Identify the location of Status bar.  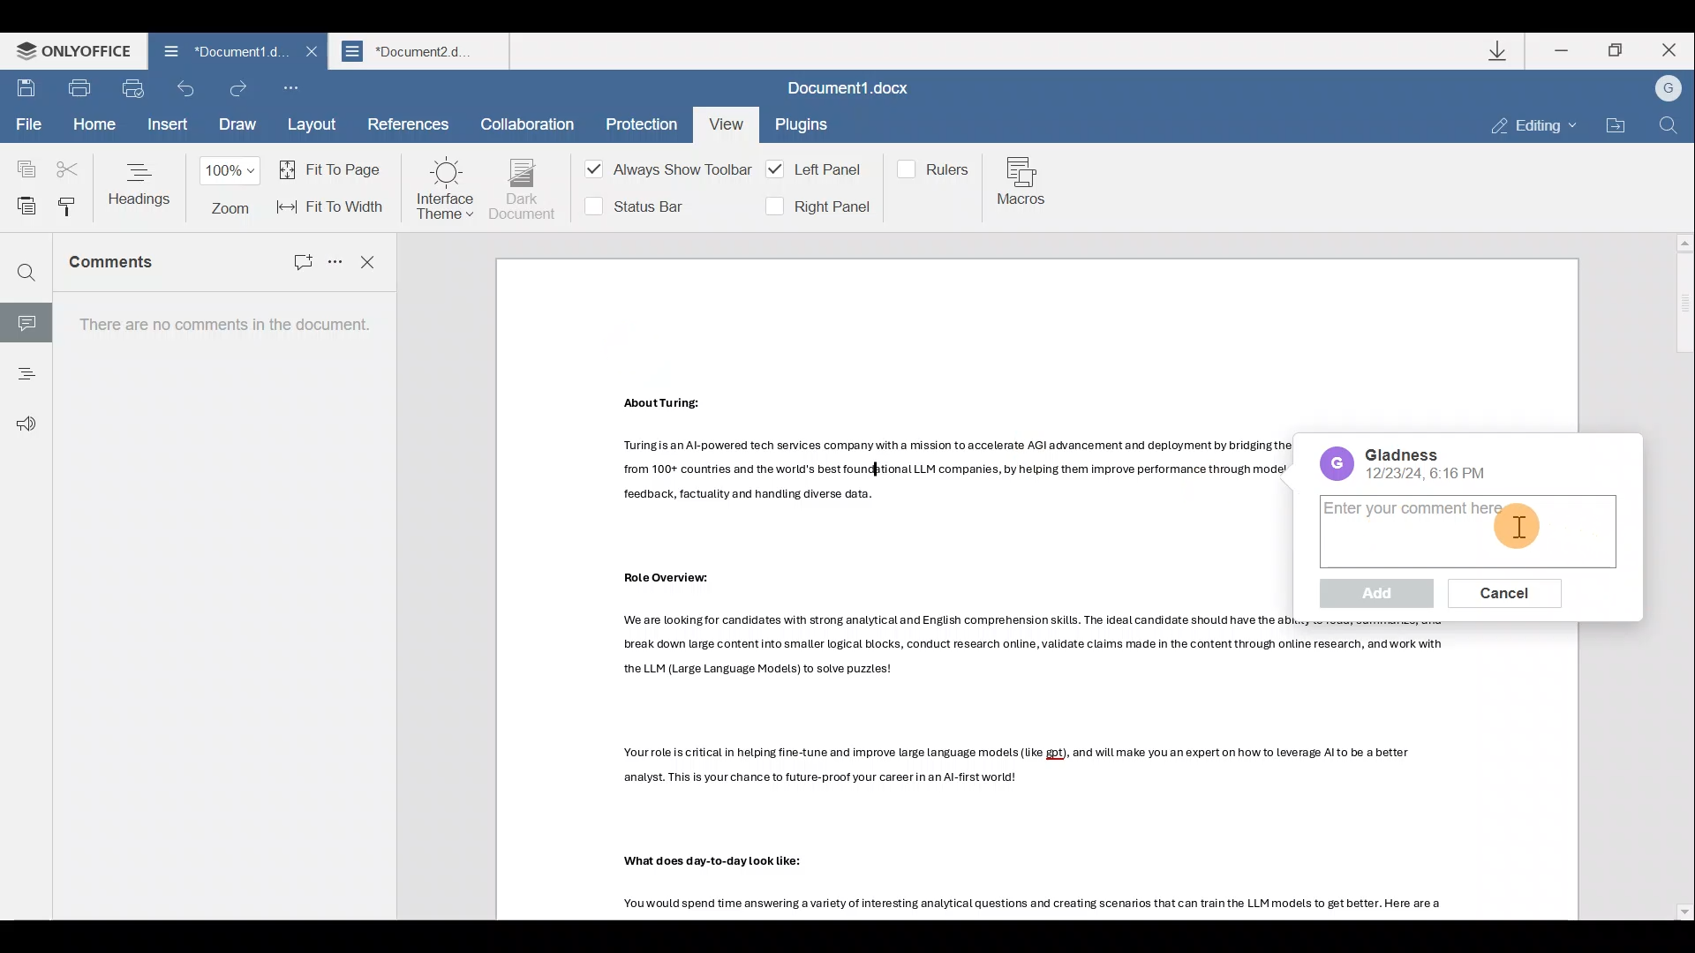
(642, 205).